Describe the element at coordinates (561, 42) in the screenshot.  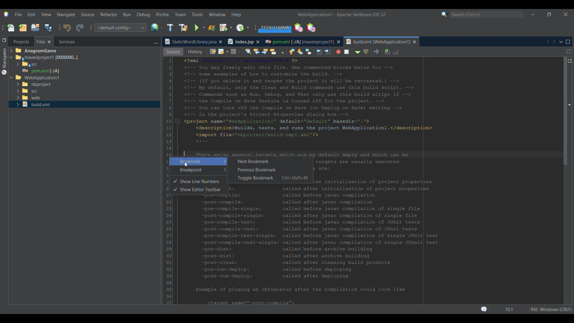
I see `Show opened documents list` at that location.